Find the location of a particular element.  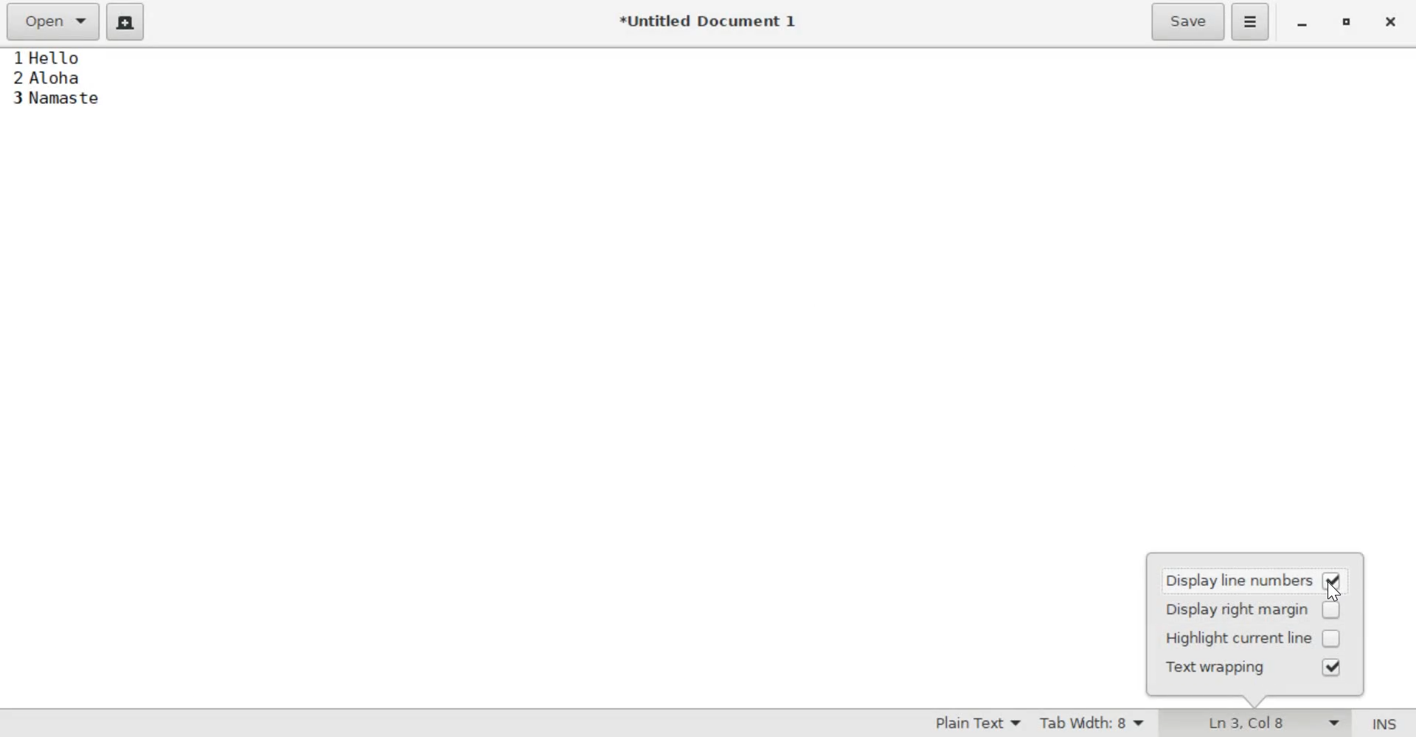

highlight current line is located at coordinates (1257, 638).